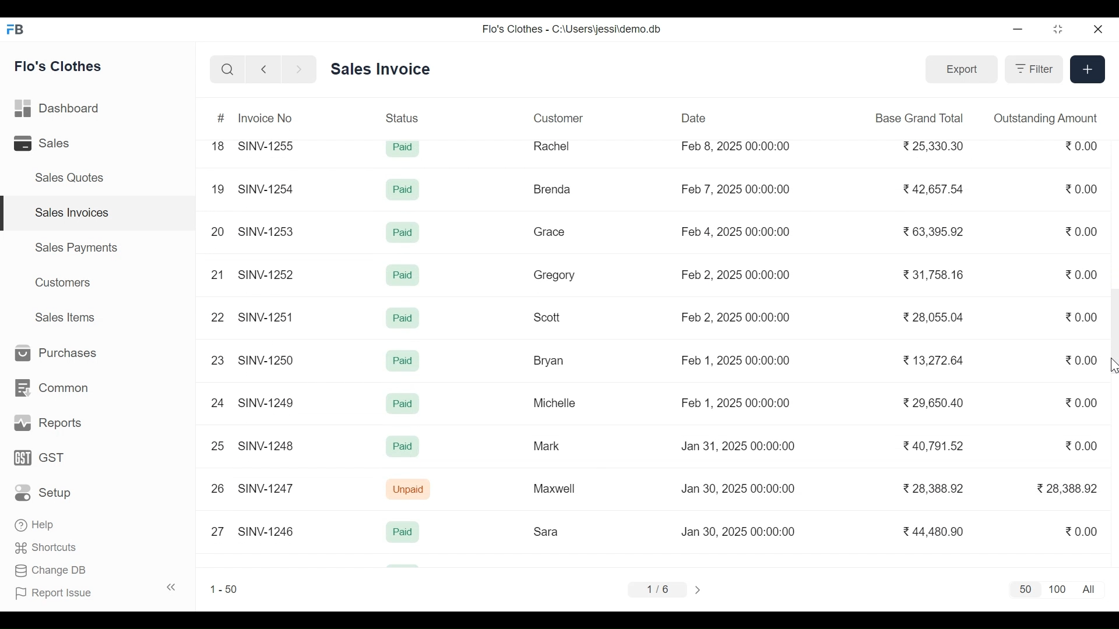 This screenshot has height=629, width=1119. I want to click on SINV-1255, so click(269, 144).